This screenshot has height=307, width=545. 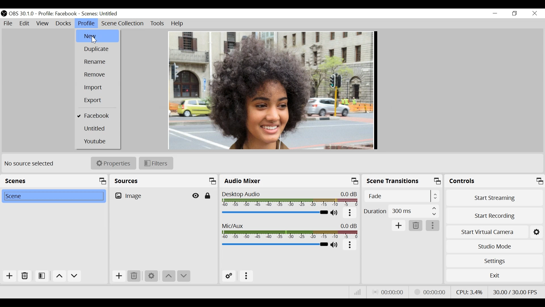 What do you see at coordinates (357, 293) in the screenshot?
I see `Bitrate` at bounding box center [357, 293].